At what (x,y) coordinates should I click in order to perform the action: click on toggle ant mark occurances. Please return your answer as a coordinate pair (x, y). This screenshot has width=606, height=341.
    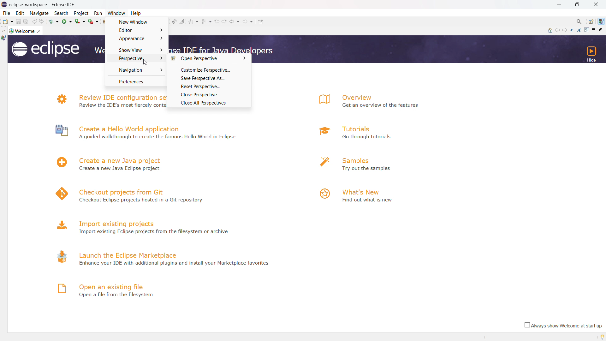
    Looking at the image, I should click on (182, 21).